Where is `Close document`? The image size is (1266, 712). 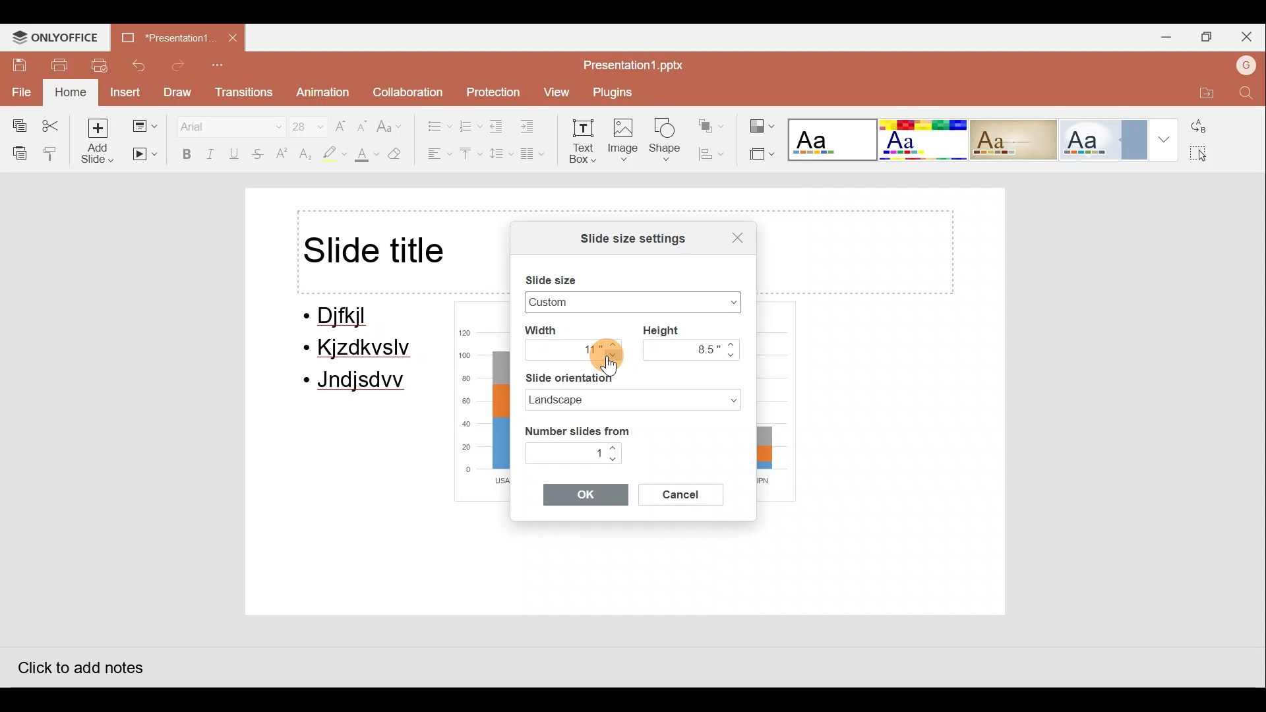
Close document is located at coordinates (234, 39).